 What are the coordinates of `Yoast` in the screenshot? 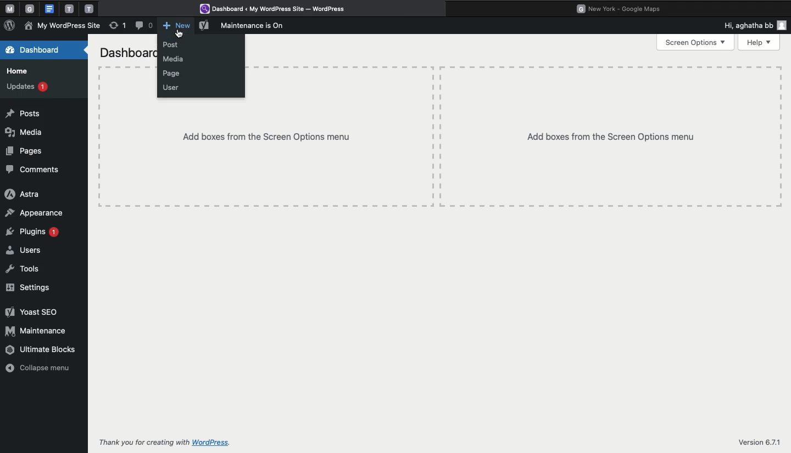 It's located at (30, 313).